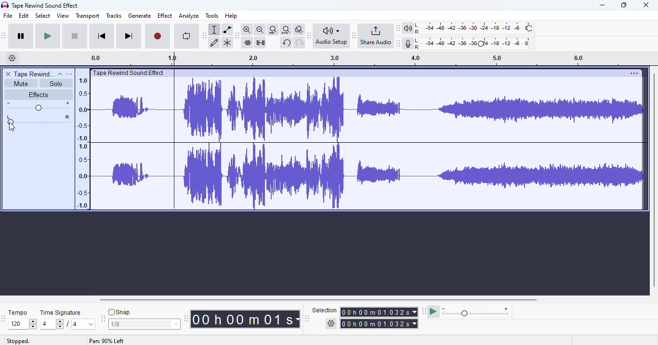 Image resolution: width=658 pixels, height=345 pixels. I want to click on audacity time , so click(245, 320).